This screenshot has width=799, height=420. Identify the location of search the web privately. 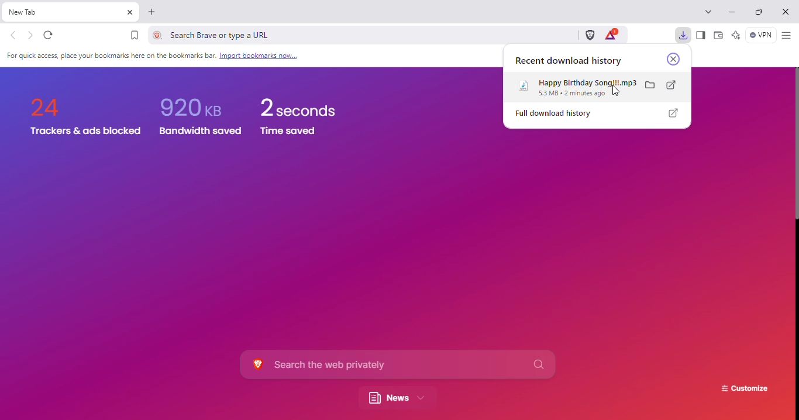
(397, 364).